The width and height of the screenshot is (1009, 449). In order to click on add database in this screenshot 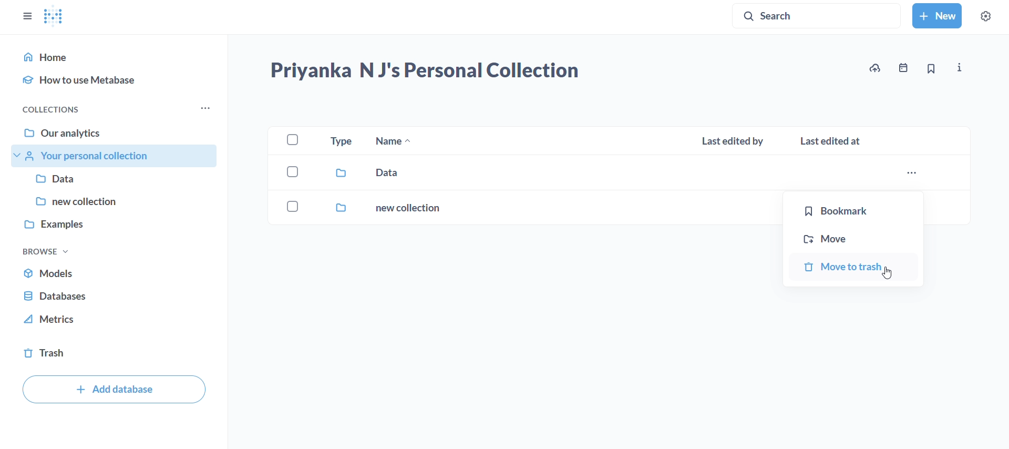, I will do `click(114, 389)`.